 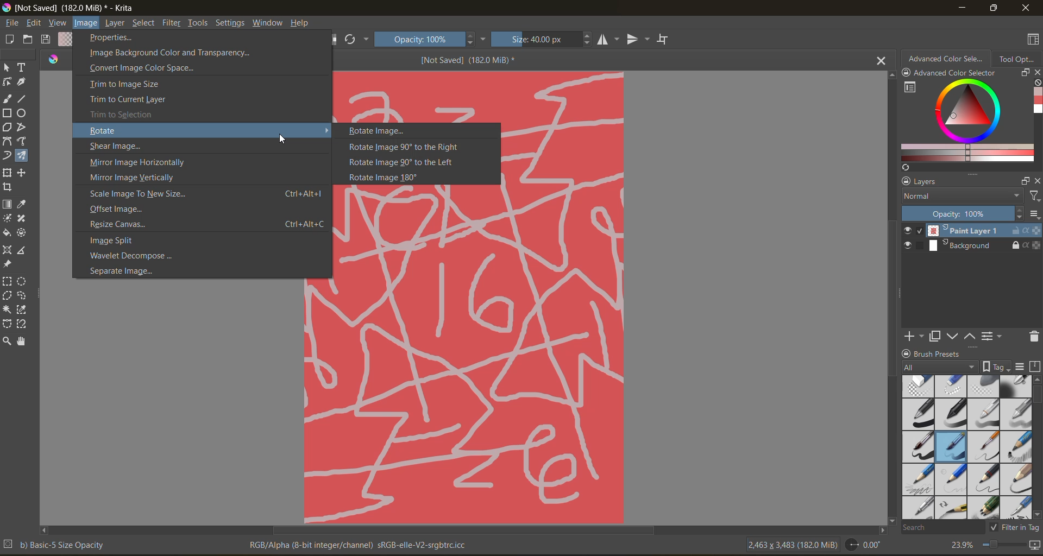 I want to click on rotate image 180, so click(x=391, y=178).